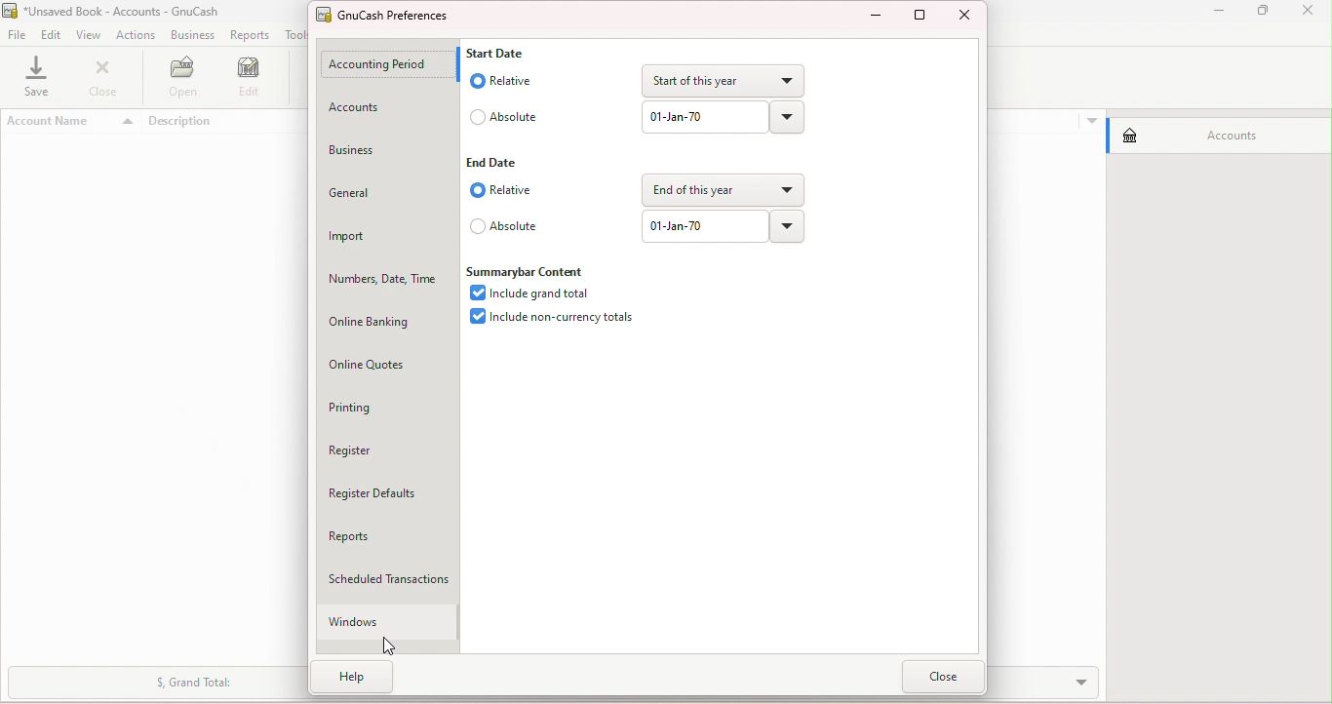 The height and width of the screenshot is (704, 1332). I want to click on cursor, so click(385, 644).